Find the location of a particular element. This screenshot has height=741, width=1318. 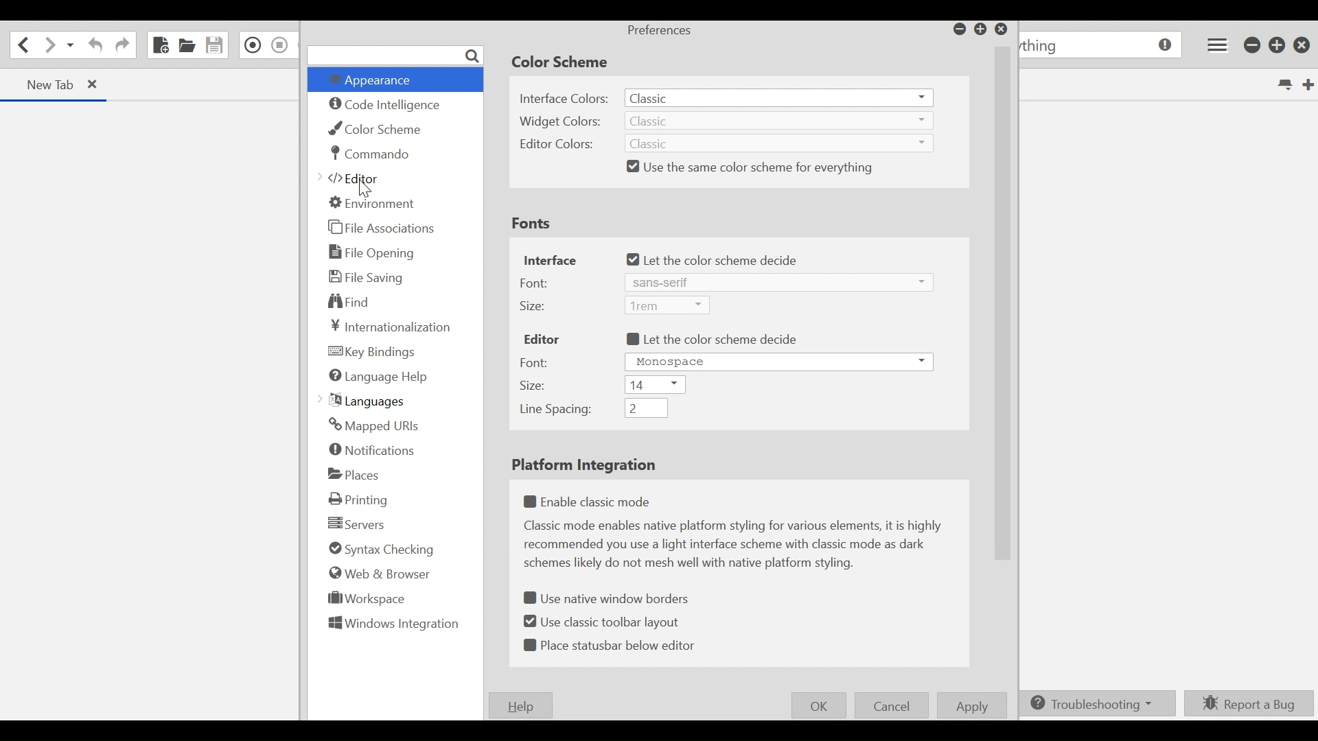

Code intelligence is located at coordinates (388, 105).